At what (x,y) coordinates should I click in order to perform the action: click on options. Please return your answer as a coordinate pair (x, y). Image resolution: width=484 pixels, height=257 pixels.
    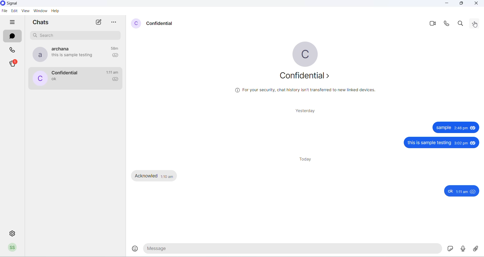
    Looking at the image, I should click on (114, 23).